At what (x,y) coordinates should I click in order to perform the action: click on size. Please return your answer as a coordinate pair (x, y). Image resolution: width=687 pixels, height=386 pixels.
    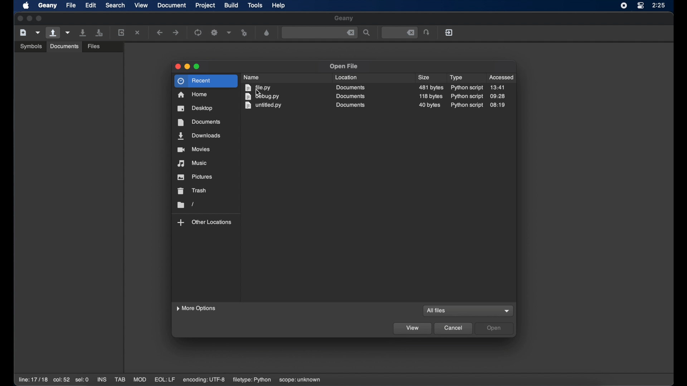
    Looking at the image, I should click on (425, 78).